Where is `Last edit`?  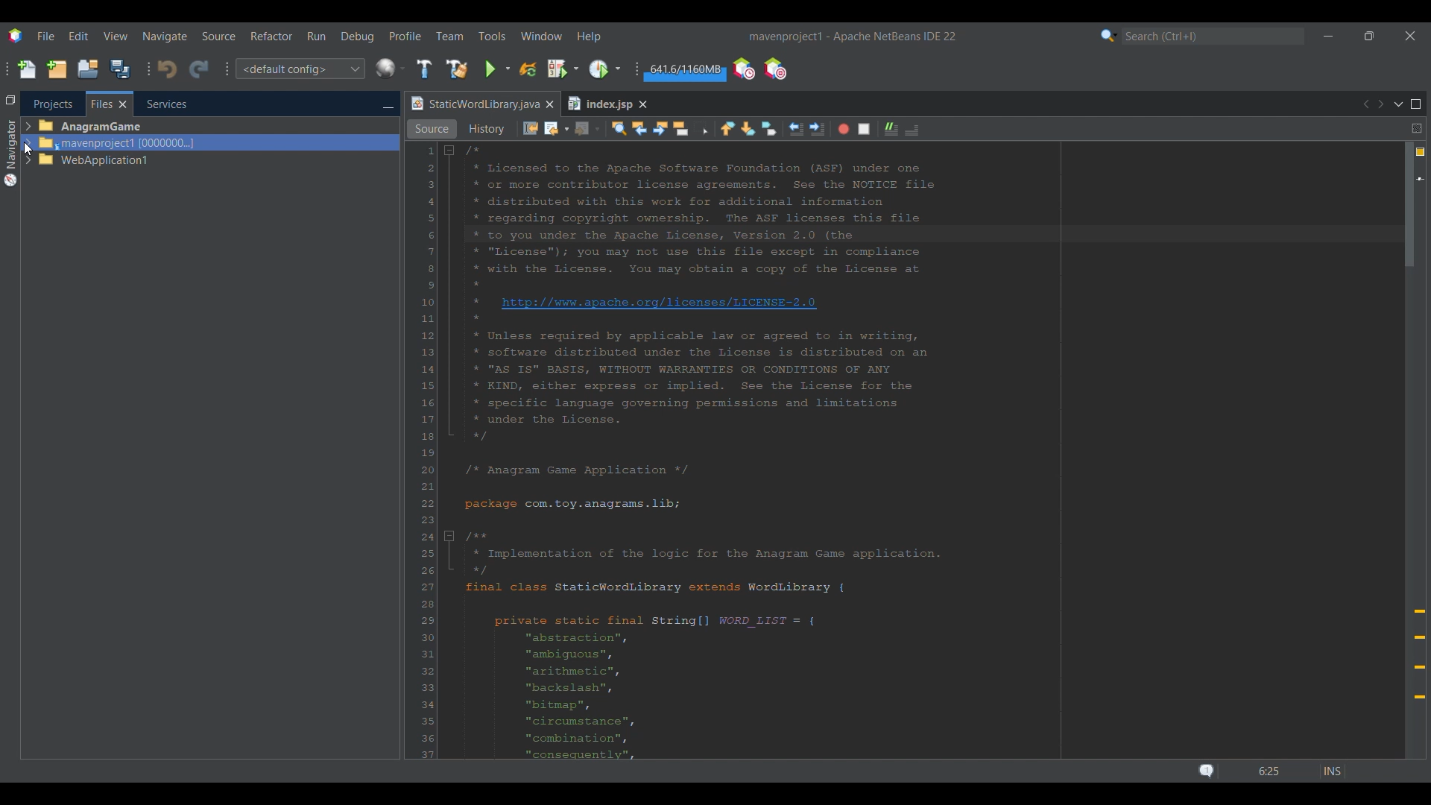
Last edit is located at coordinates (531, 128).